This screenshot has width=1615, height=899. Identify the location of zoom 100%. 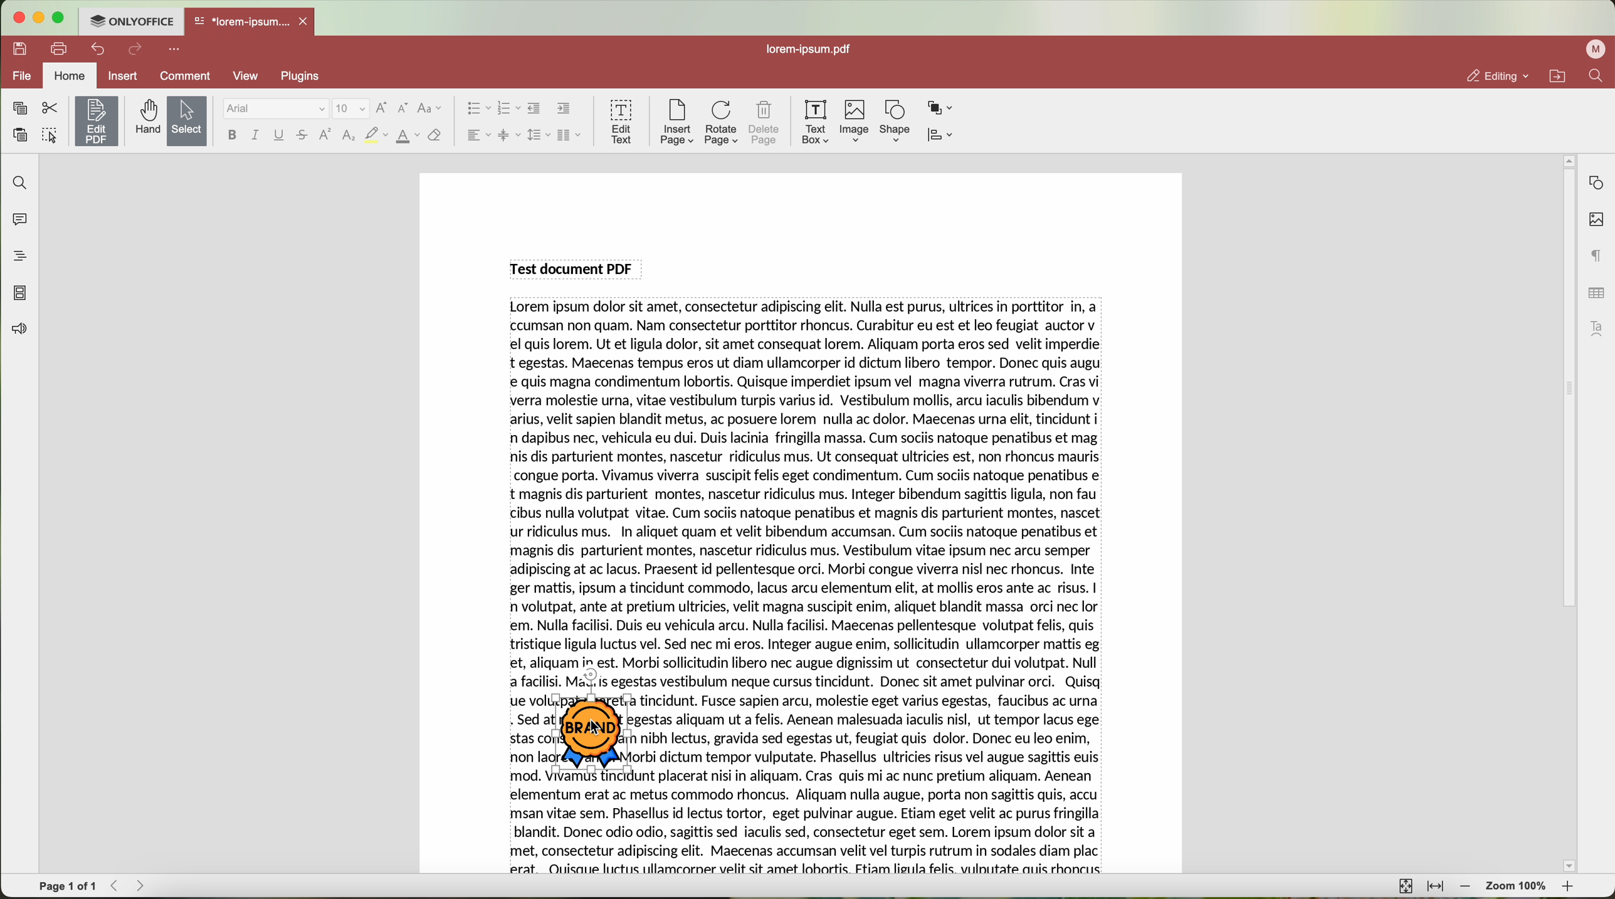
(1517, 888).